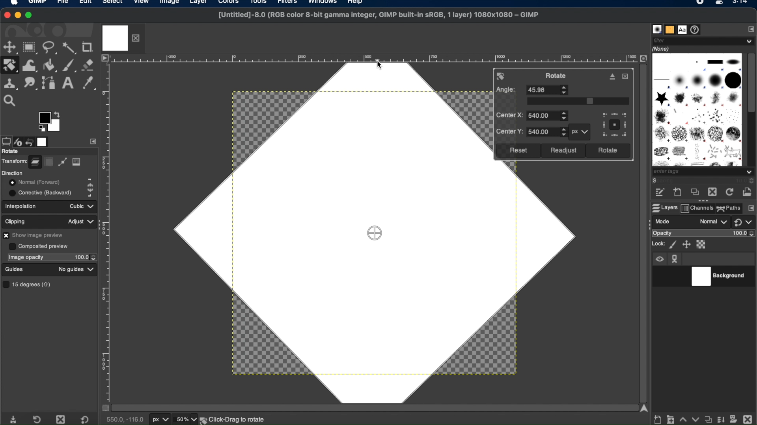 The width and height of the screenshot is (757, 425). Describe the element at coordinates (323, 3) in the screenshot. I see `windows` at that location.